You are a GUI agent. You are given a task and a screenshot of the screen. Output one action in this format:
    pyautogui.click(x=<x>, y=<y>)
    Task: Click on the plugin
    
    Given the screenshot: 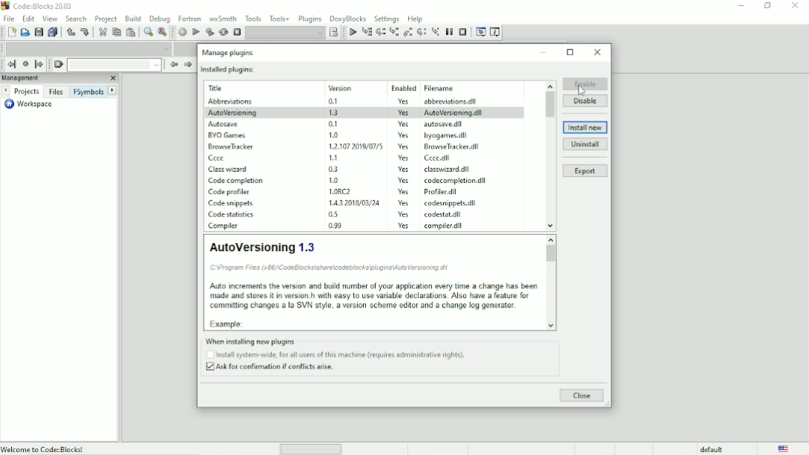 What is the action you would take?
    pyautogui.click(x=230, y=146)
    